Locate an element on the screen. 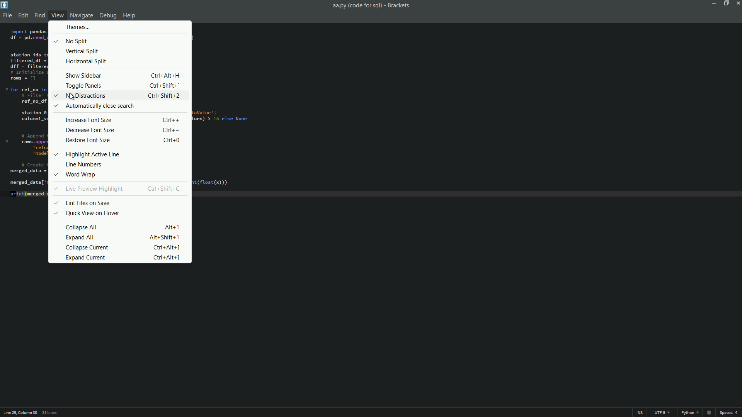 This screenshot has width=742, height=417. Vertical split  is located at coordinates (83, 51).